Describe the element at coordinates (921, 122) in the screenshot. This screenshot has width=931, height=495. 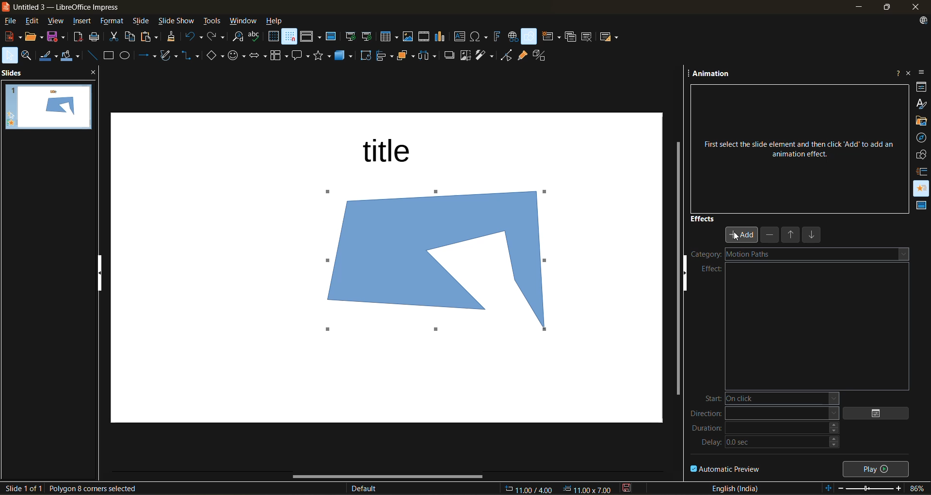
I see `gallery` at that location.